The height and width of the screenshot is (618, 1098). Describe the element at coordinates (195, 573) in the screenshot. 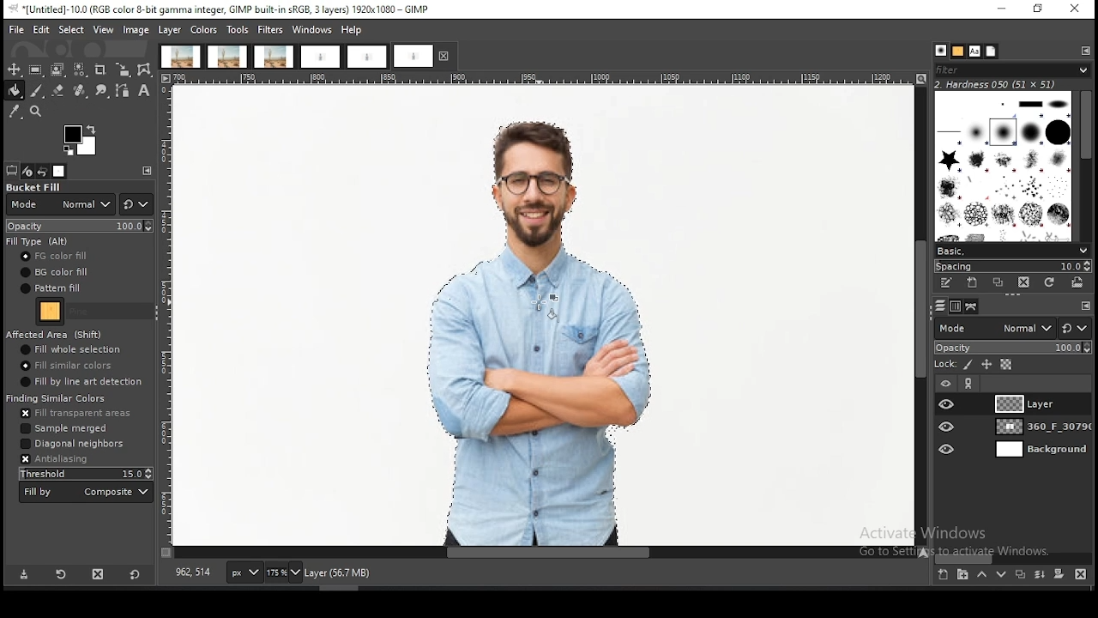

I see `775, 465` at that location.